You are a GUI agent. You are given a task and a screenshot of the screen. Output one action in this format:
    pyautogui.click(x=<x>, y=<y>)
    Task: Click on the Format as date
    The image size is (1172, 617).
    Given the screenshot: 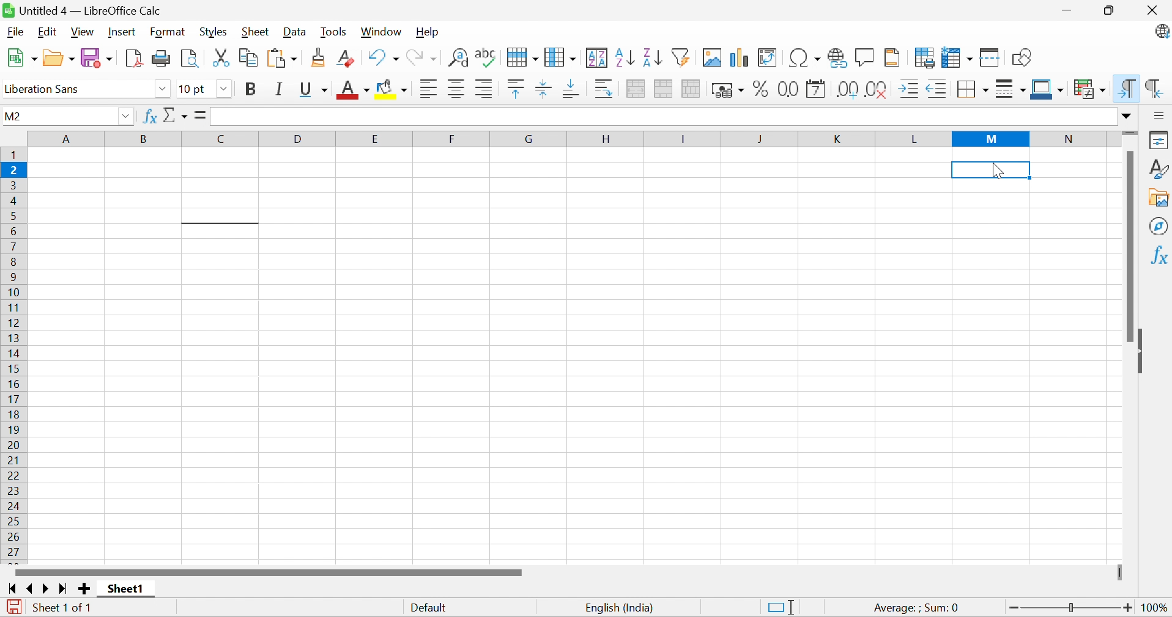 What is the action you would take?
    pyautogui.click(x=816, y=91)
    